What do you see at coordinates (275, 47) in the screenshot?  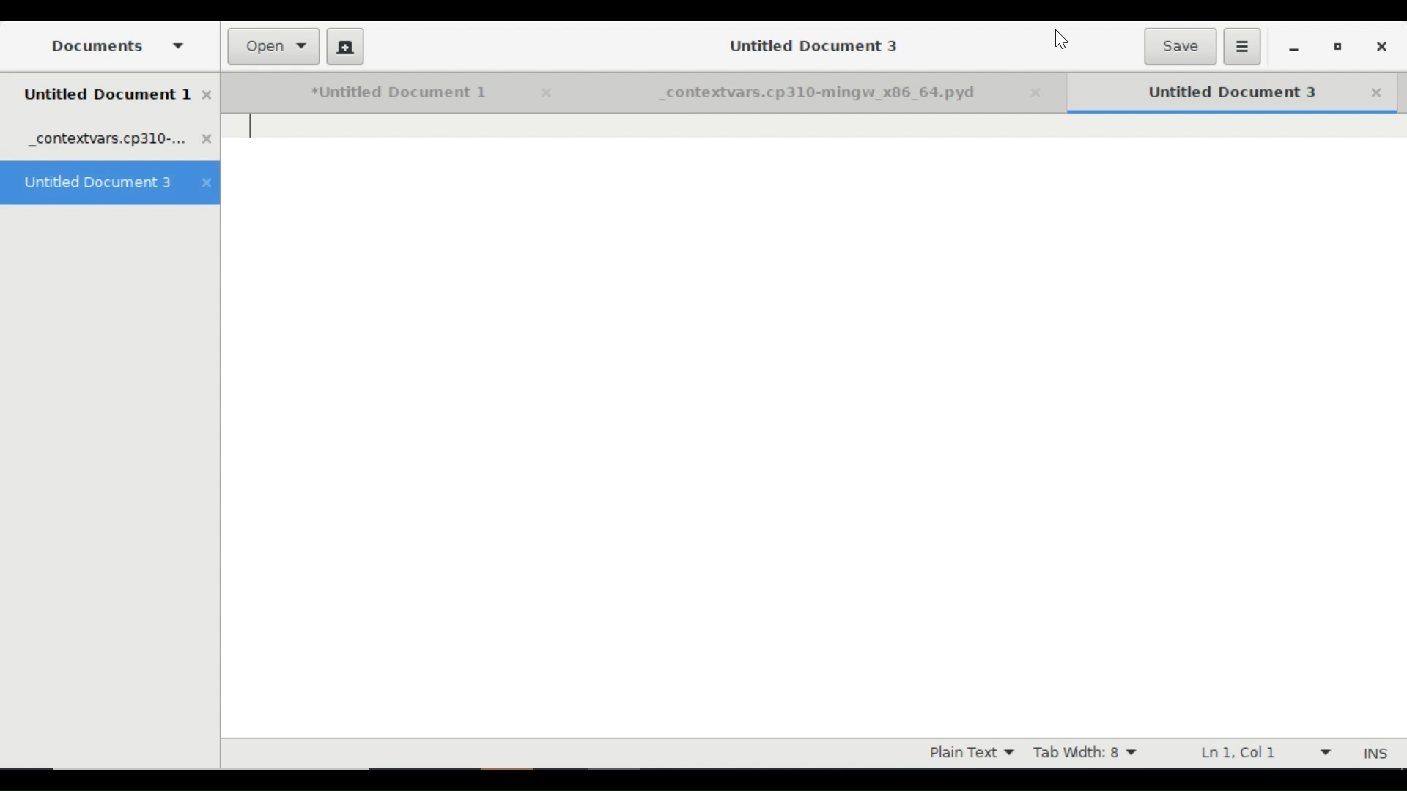 I see `Open` at bounding box center [275, 47].